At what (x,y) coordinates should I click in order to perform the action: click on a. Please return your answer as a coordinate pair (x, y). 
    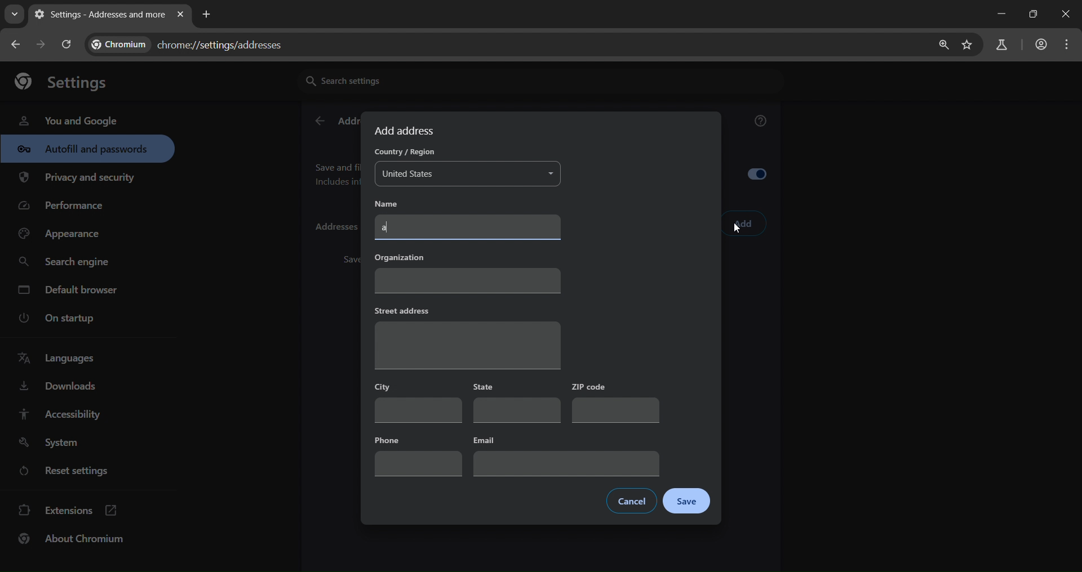
    Looking at the image, I should click on (469, 227).